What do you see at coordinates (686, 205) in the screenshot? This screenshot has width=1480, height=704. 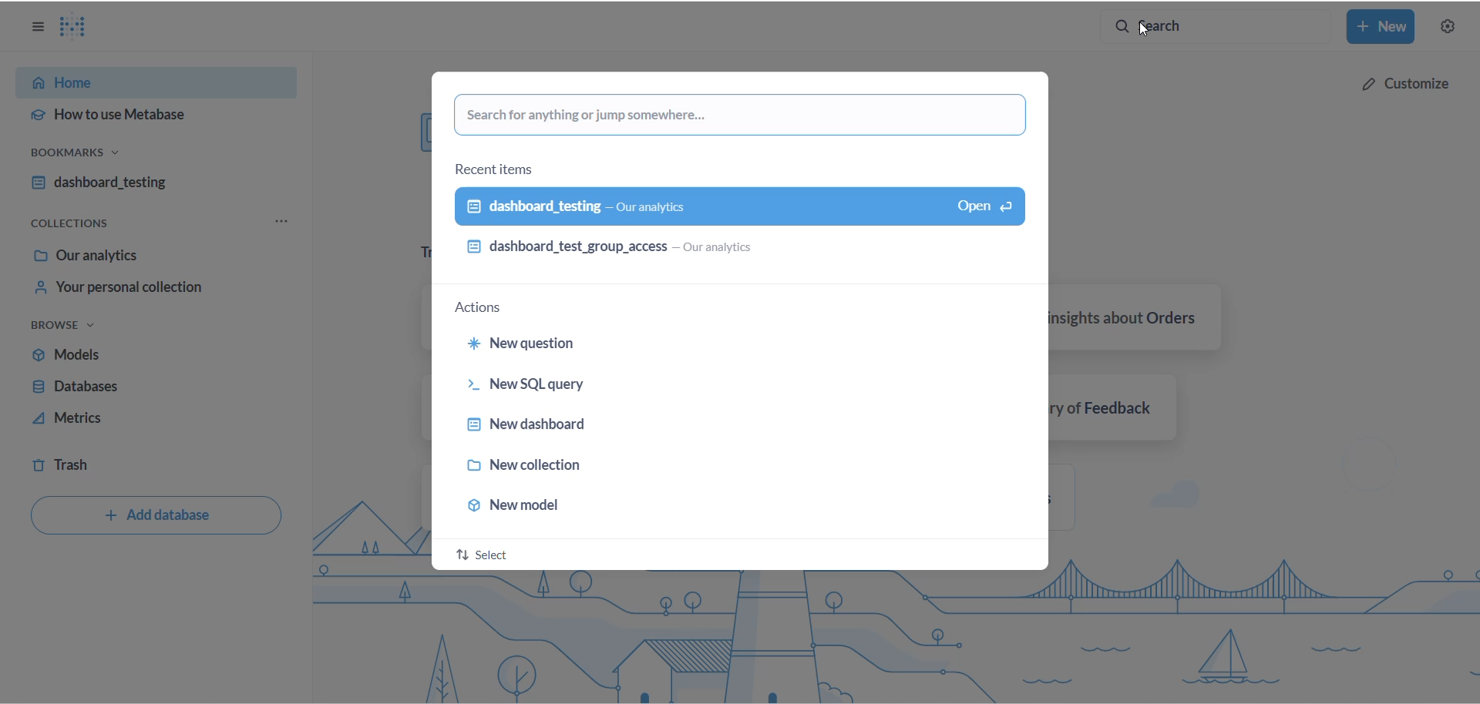 I see `recently open dashboard -dashboard_testing` at bounding box center [686, 205].